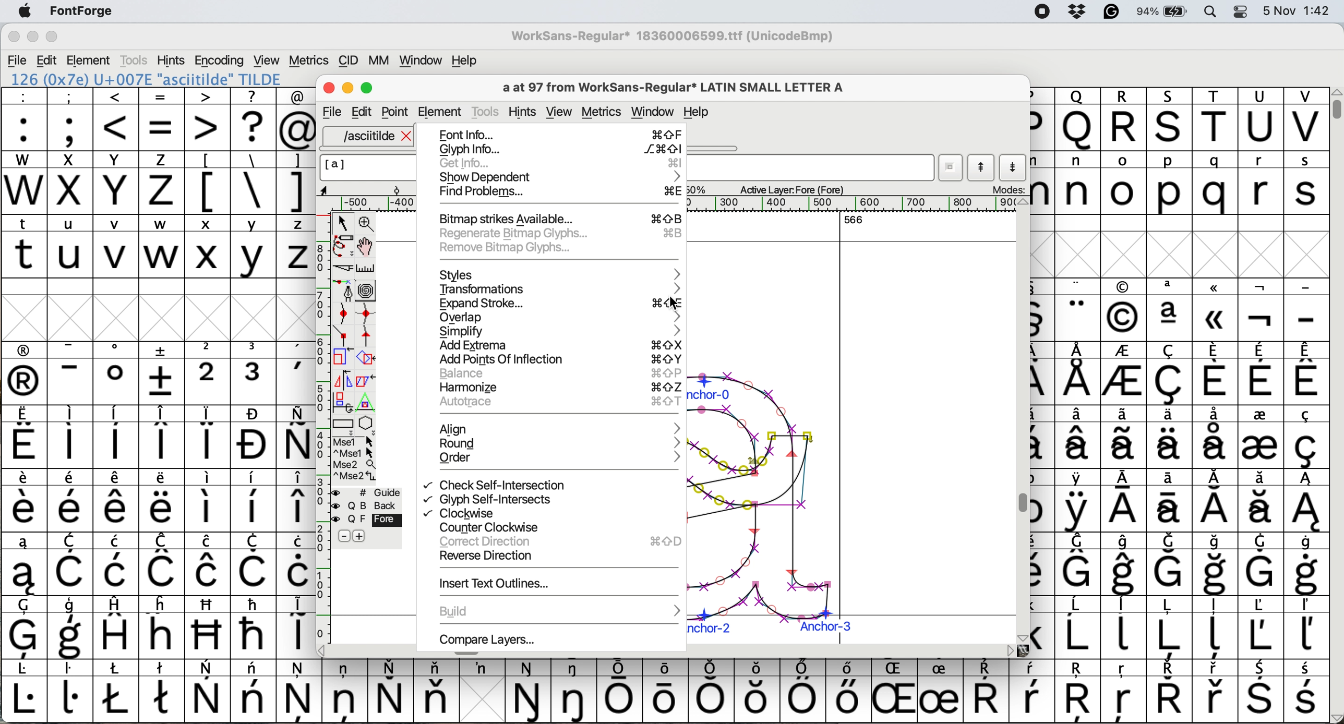  Describe the element at coordinates (1335, 717) in the screenshot. I see `scroll button` at that location.